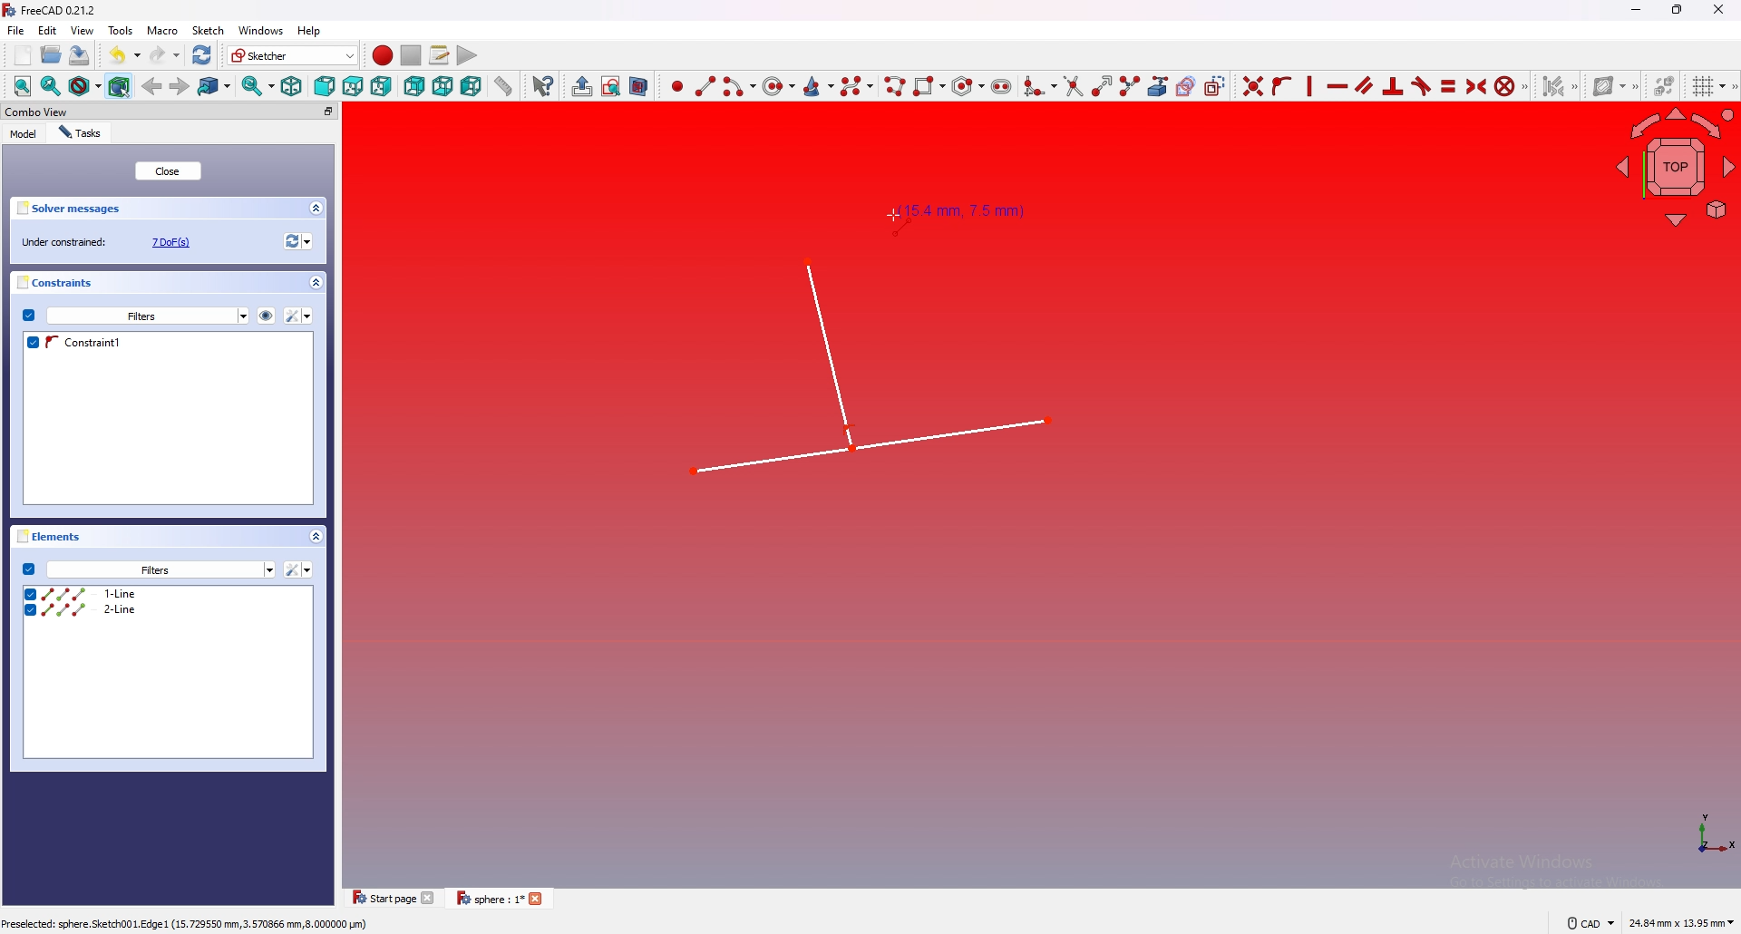 The width and height of the screenshot is (1741, 934). Describe the element at coordinates (1156, 86) in the screenshot. I see `Create external geometry` at that location.